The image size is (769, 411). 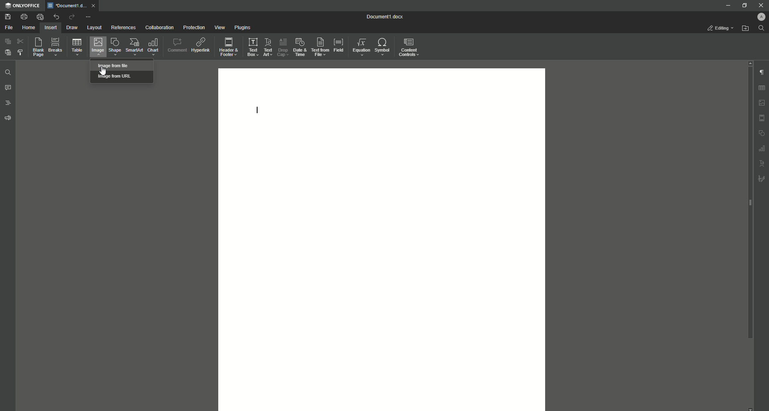 What do you see at coordinates (116, 66) in the screenshot?
I see `Image from file` at bounding box center [116, 66].